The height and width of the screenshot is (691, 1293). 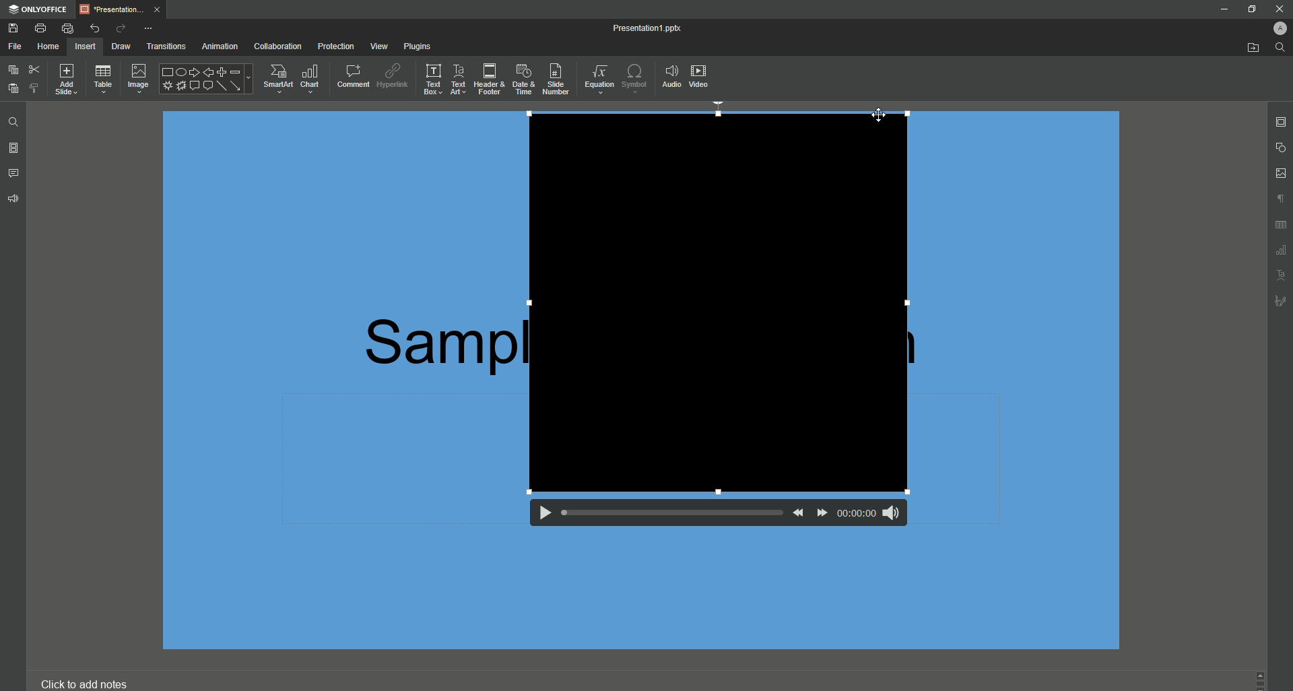 I want to click on Profile, so click(x=1279, y=29).